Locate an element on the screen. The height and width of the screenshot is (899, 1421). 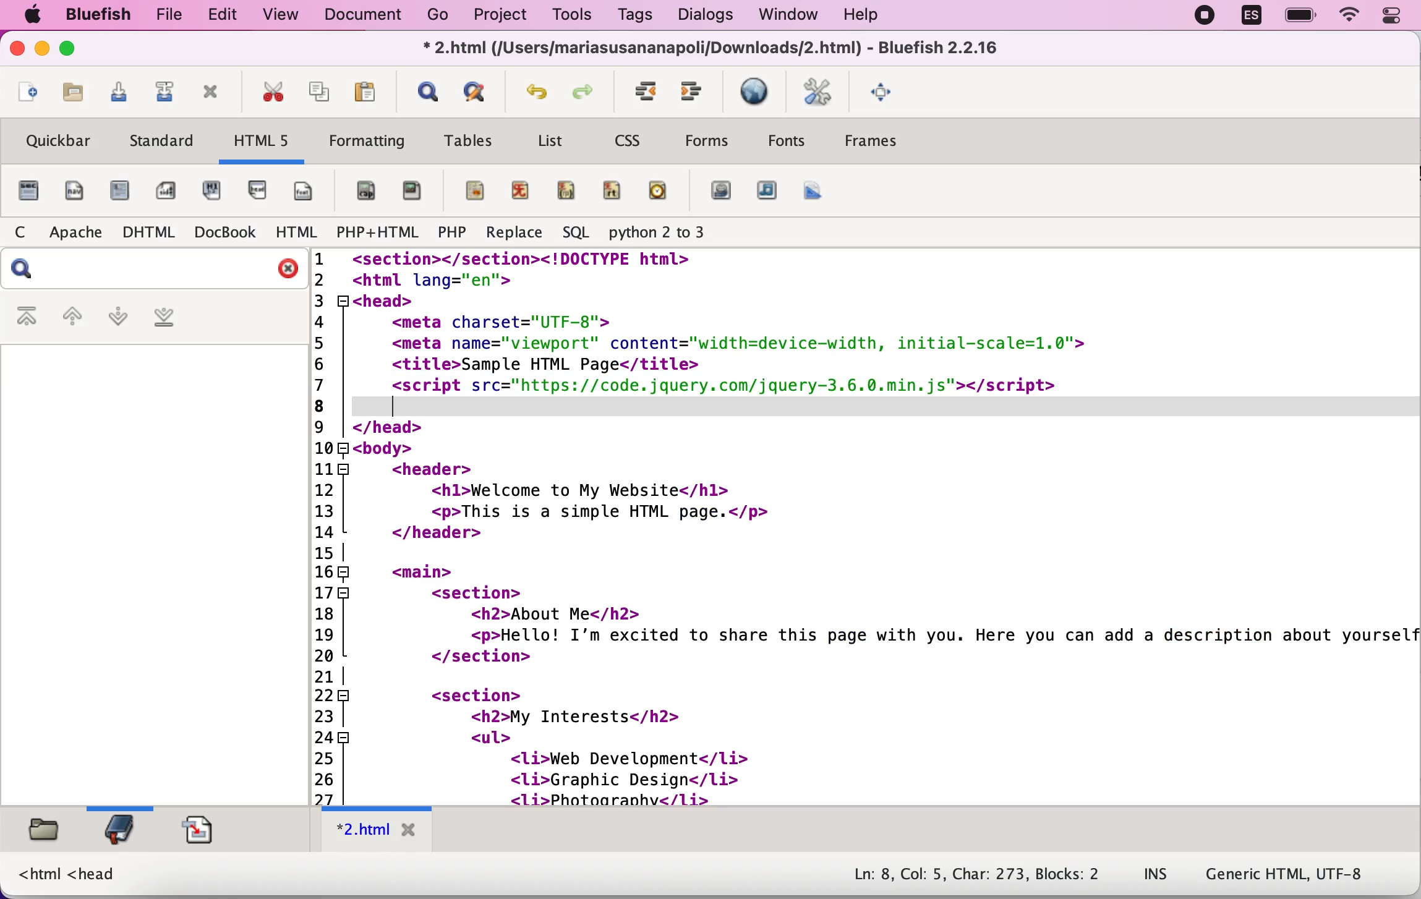
cut is located at coordinates (275, 93).